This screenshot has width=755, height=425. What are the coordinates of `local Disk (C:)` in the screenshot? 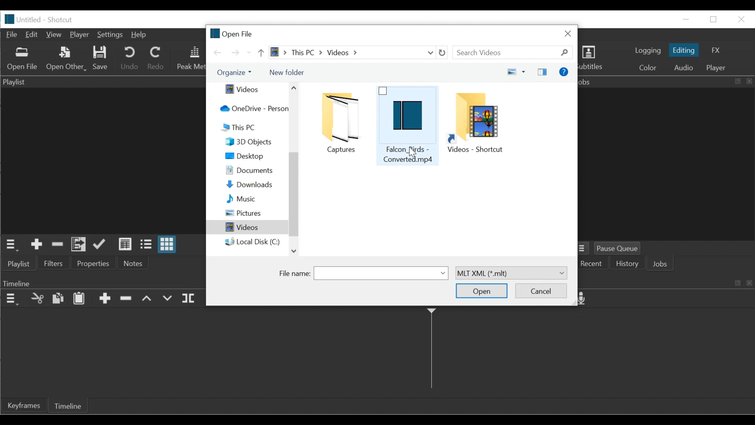 It's located at (253, 242).